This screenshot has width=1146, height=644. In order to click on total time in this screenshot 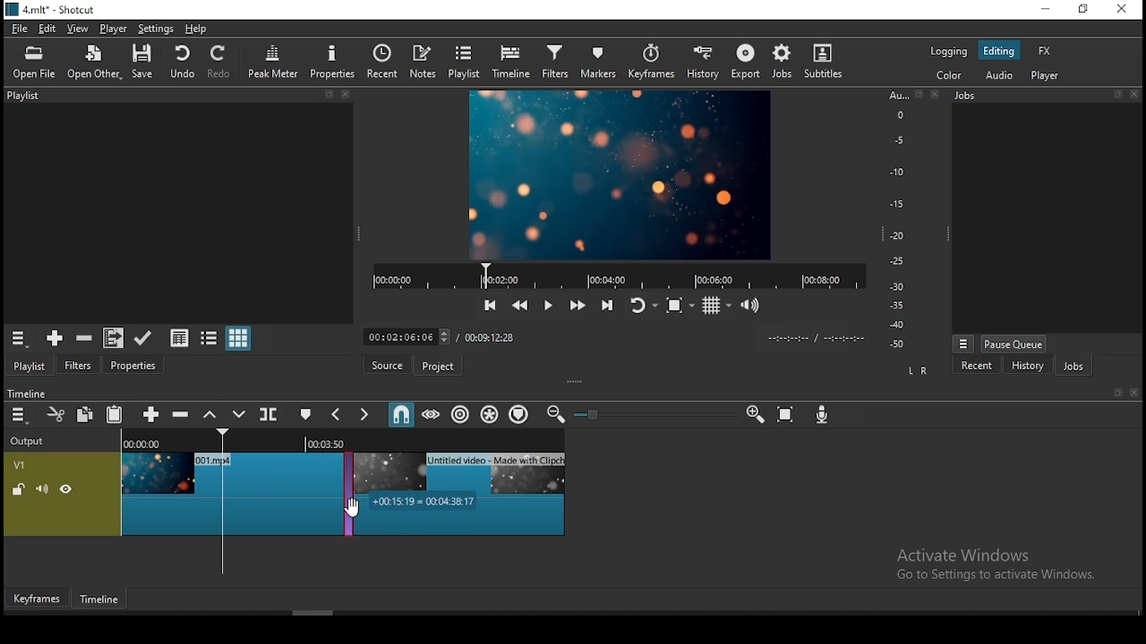, I will do `click(492, 338)`.